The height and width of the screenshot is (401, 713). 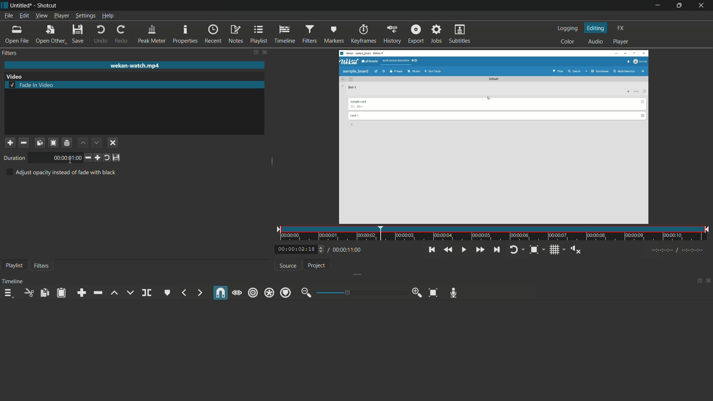 I want to click on open other, so click(x=50, y=33).